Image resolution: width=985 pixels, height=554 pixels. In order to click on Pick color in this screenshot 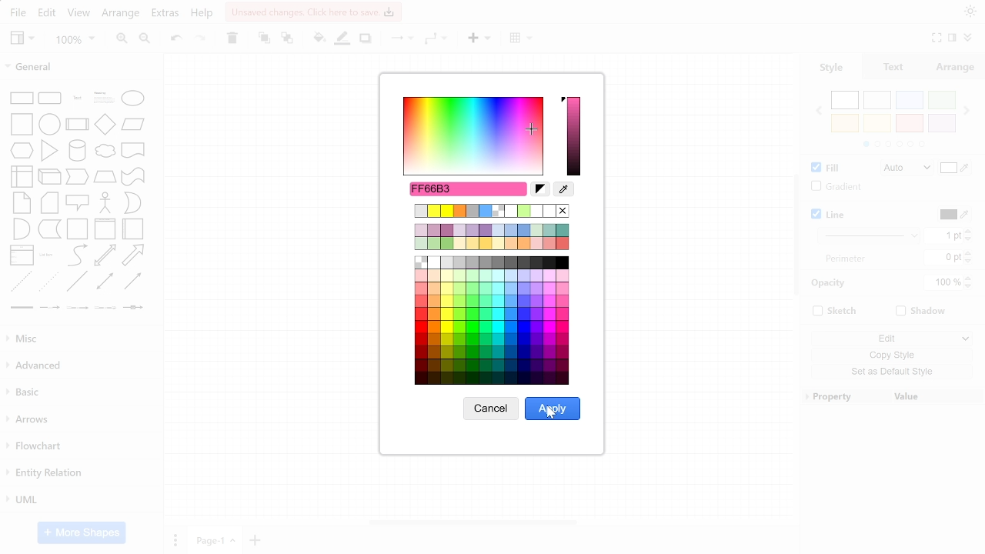, I will do `click(562, 190)`.